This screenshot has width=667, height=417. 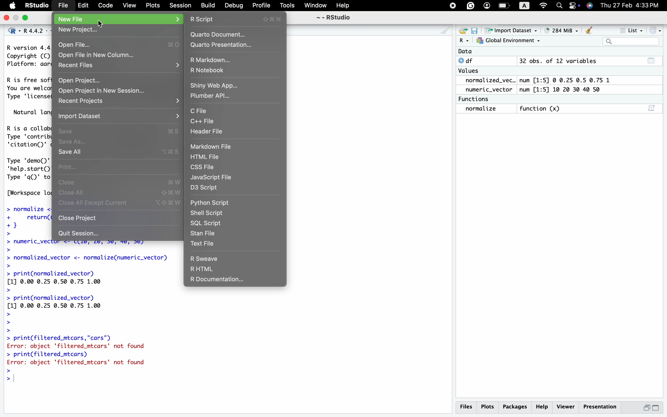 I want to click on Edit, so click(x=84, y=6).